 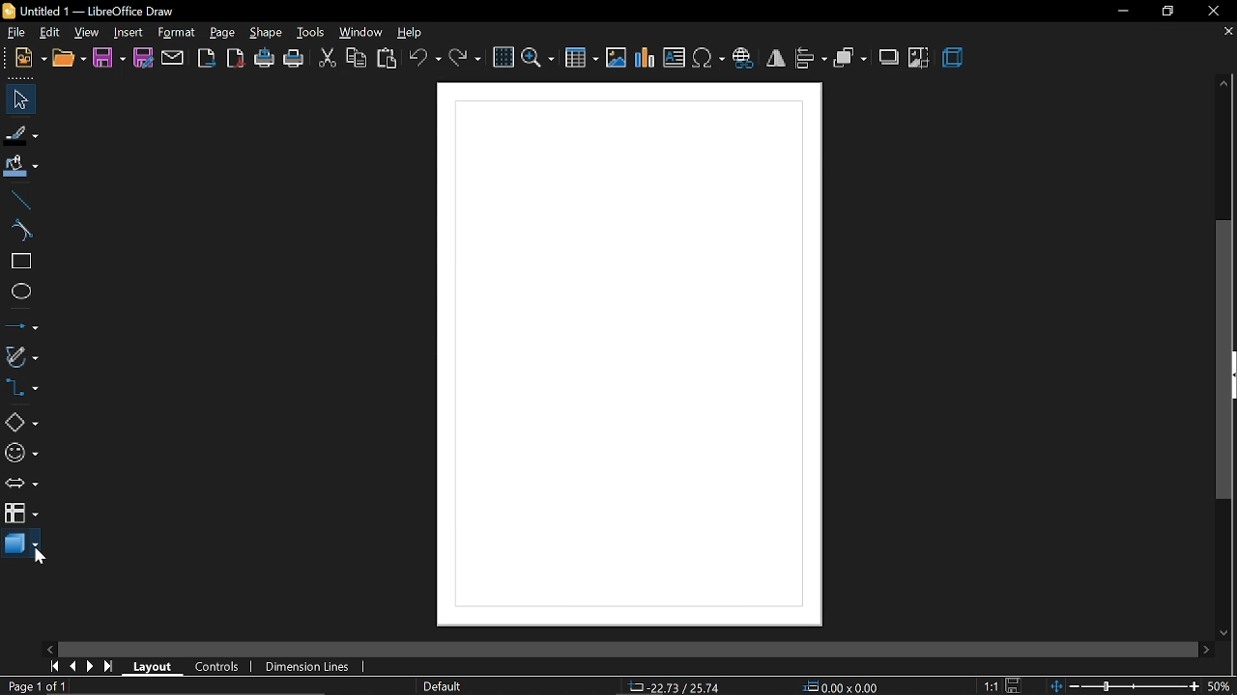 What do you see at coordinates (503, 58) in the screenshot?
I see `grid` at bounding box center [503, 58].